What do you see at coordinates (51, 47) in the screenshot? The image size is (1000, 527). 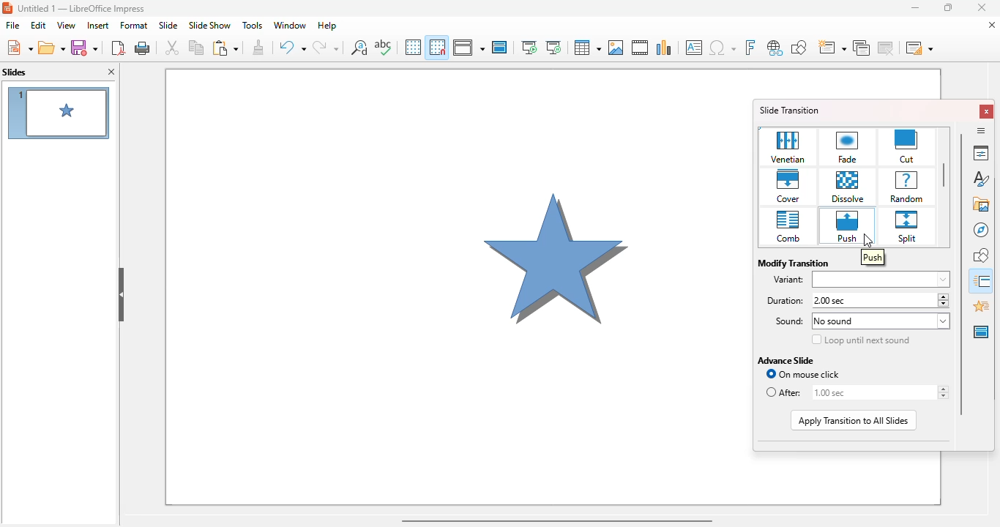 I see `open` at bounding box center [51, 47].